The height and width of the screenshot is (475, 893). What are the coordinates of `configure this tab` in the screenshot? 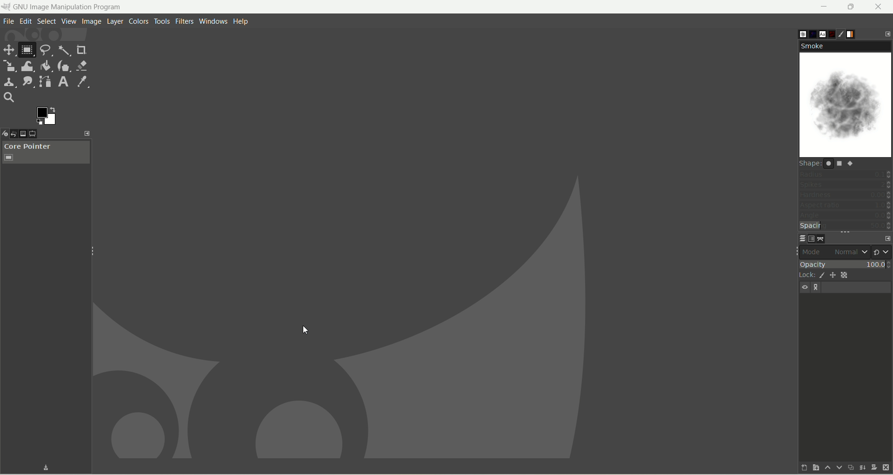 It's located at (87, 134).